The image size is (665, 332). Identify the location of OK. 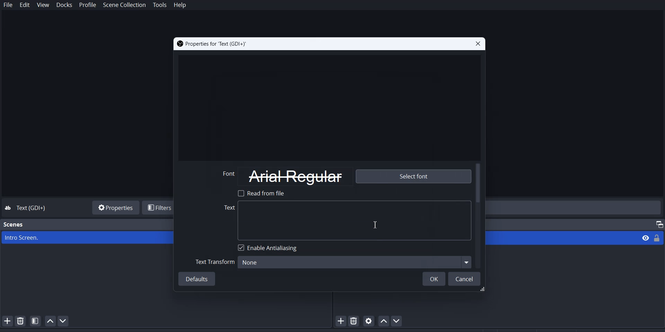
(434, 278).